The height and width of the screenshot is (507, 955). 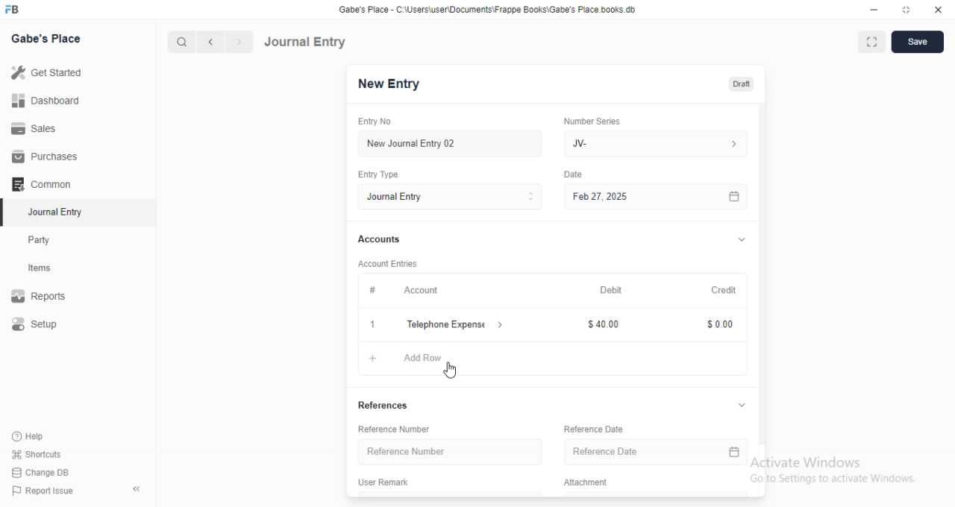 I want to click on Accounts, so click(x=378, y=239).